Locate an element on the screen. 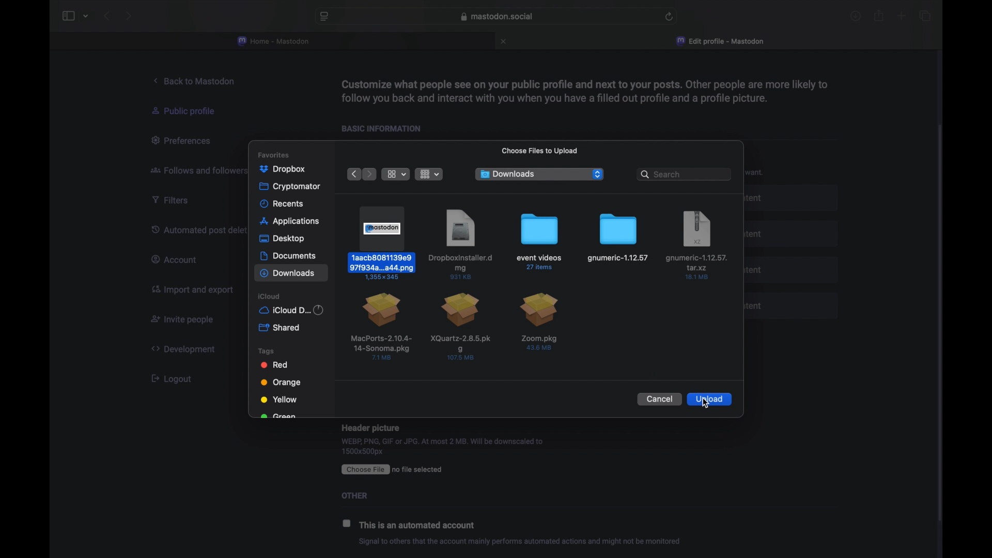 This screenshot has width=992, height=558. favorites is located at coordinates (273, 155).